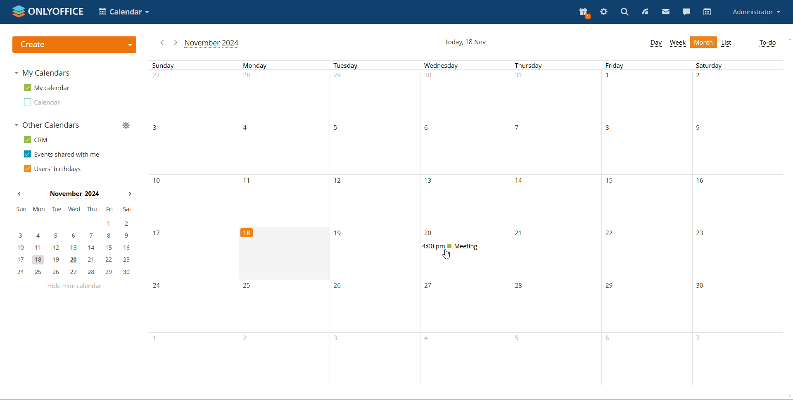 The width and height of the screenshot is (793, 400). What do you see at coordinates (126, 125) in the screenshot?
I see `manage` at bounding box center [126, 125].